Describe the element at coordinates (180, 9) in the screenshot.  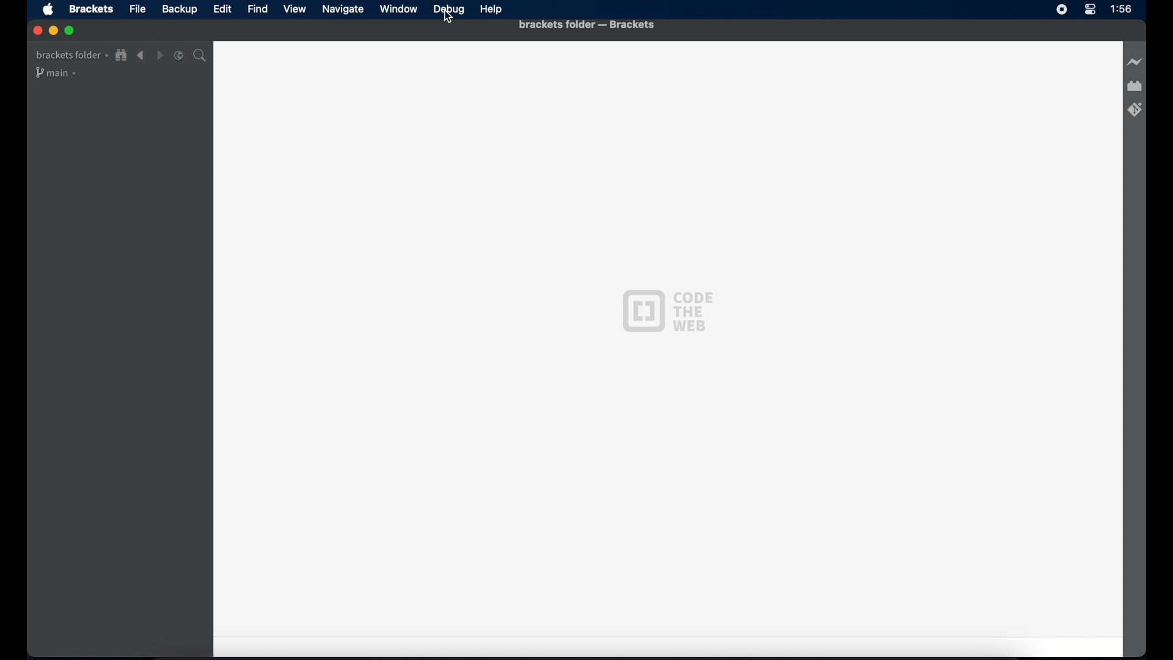
I see `backup` at that location.